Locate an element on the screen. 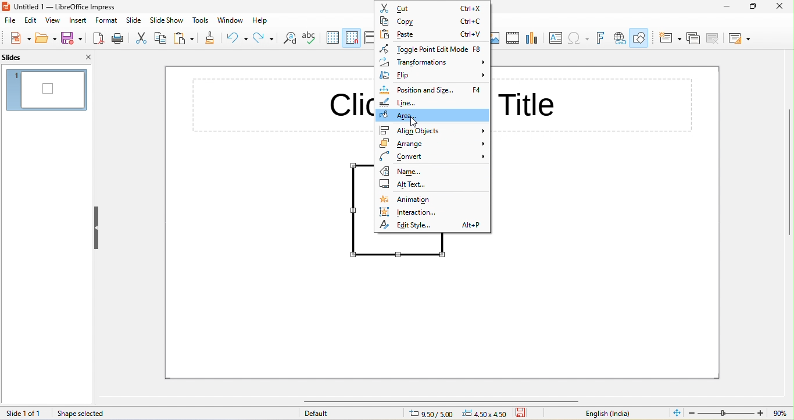  redo is located at coordinates (263, 37).